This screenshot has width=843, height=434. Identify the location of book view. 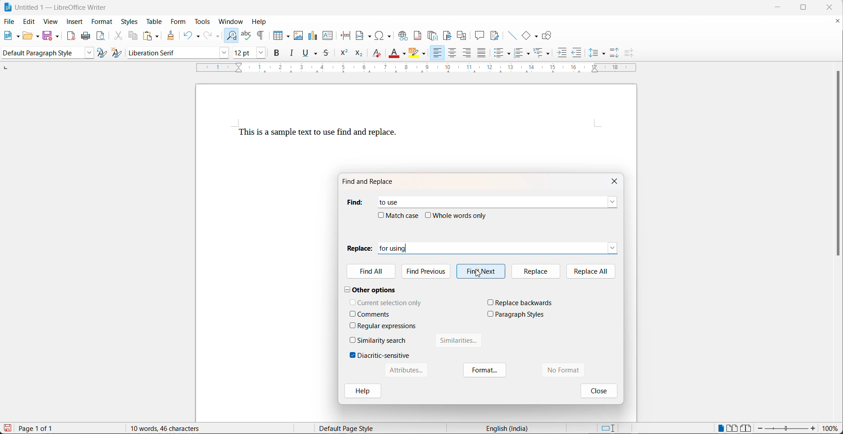
(746, 428).